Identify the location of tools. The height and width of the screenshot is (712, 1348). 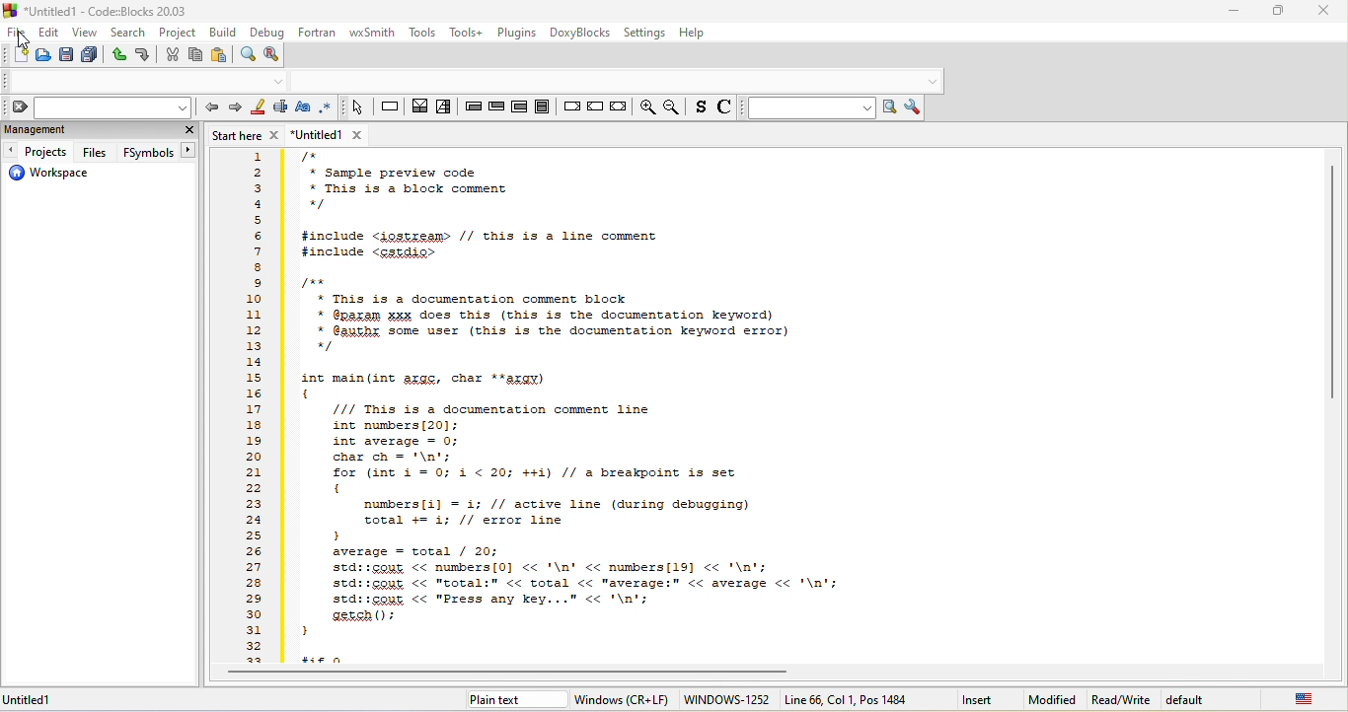
(422, 33).